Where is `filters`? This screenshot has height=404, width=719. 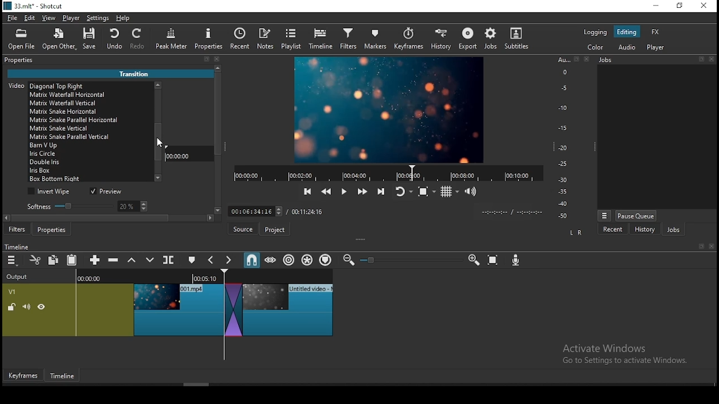
filters is located at coordinates (17, 230).